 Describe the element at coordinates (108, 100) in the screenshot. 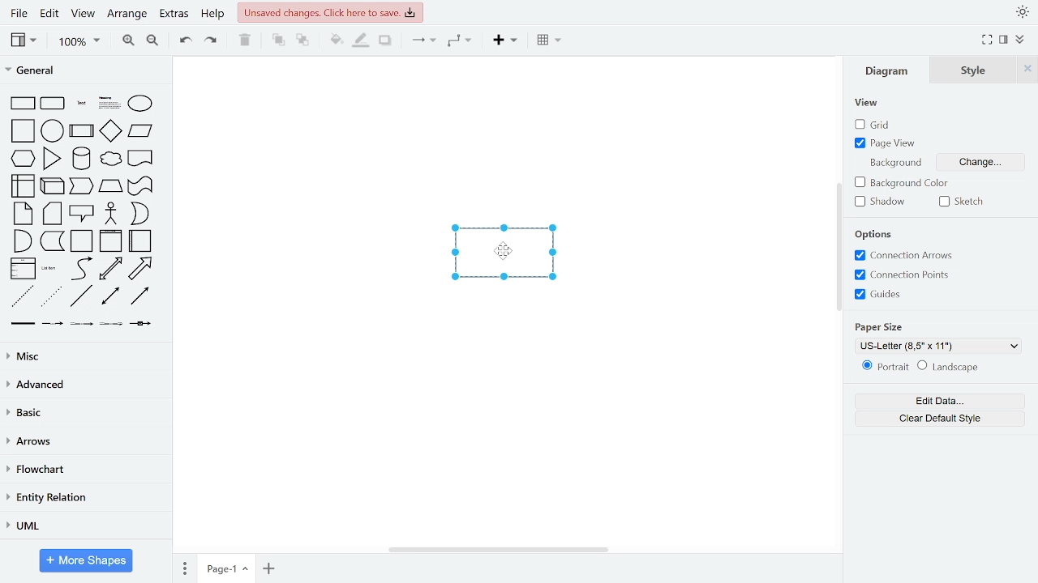

I see `general shapes` at that location.